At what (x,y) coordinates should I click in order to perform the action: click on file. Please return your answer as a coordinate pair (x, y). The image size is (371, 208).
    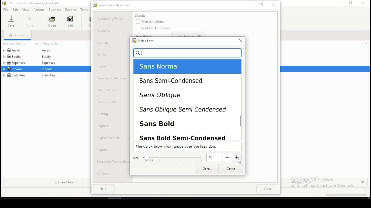
    Looking at the image, I should click on (6, 10).